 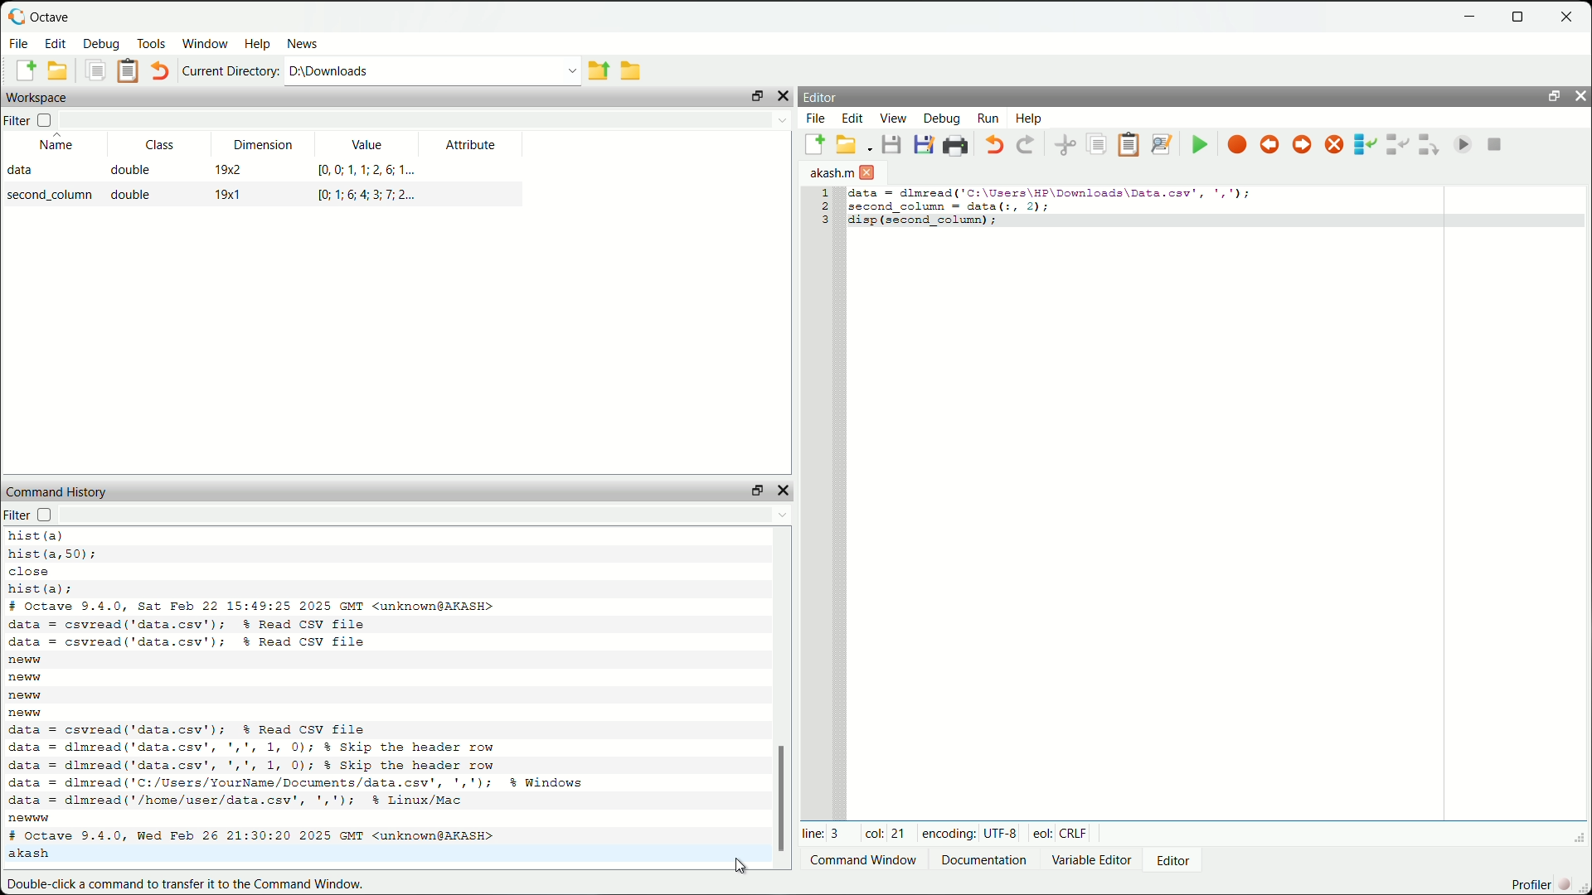 I want to click on new script, so click(x=815, y=146).